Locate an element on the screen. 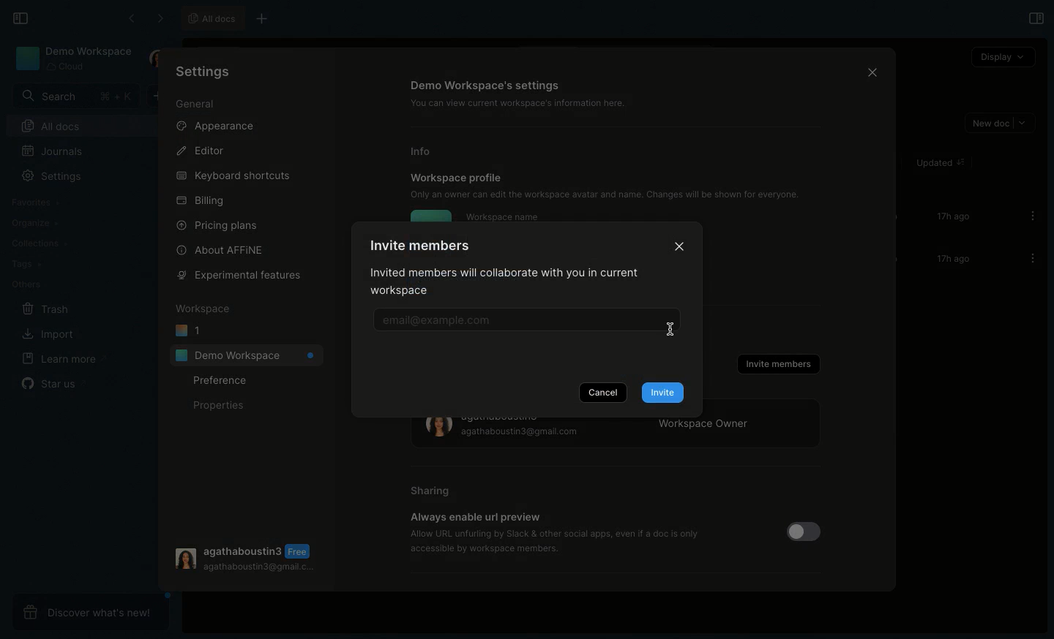 This screenshot has height=639, width=1054. Updated is located at coordinates (938, 163).